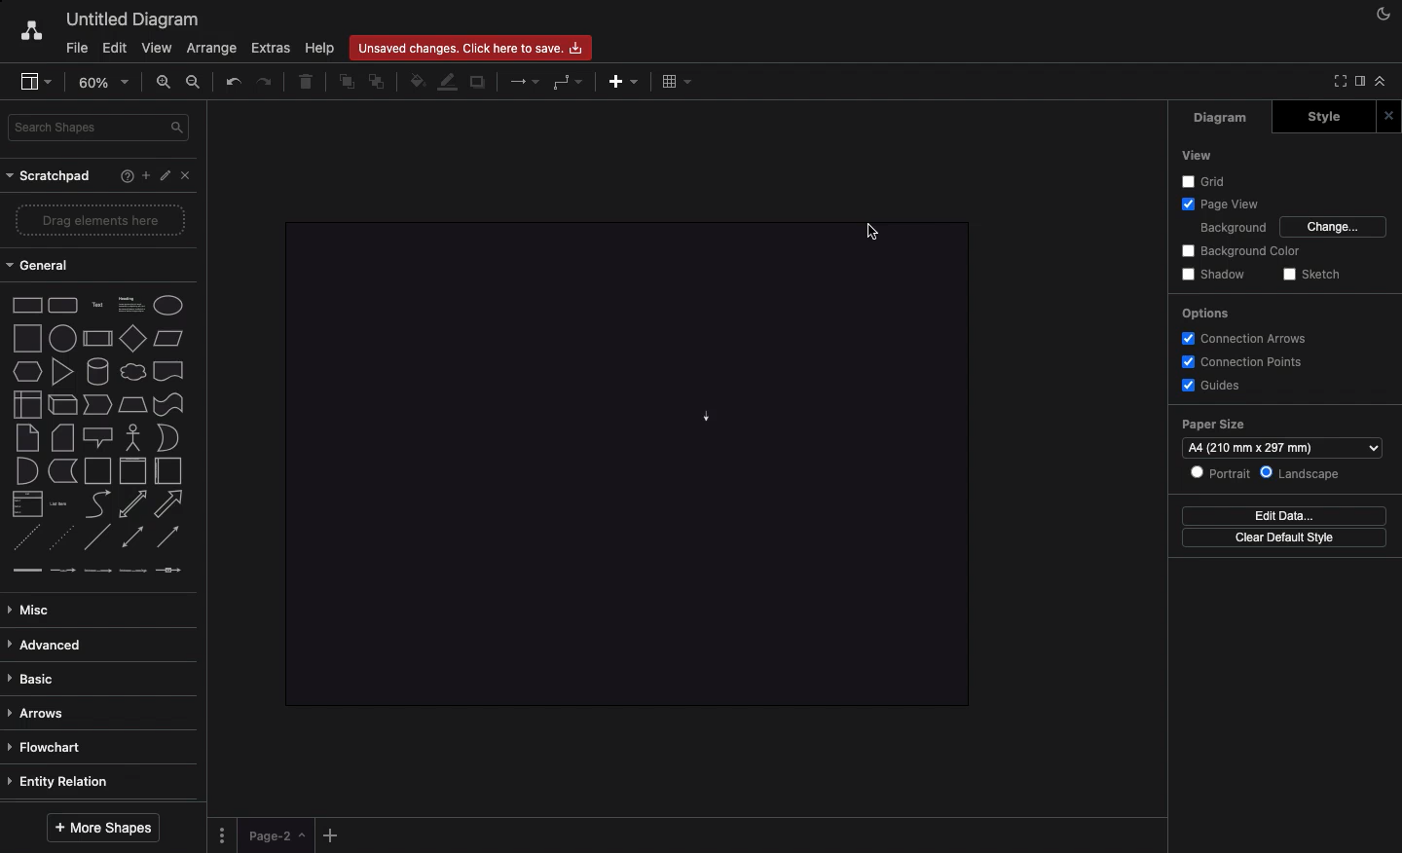 The width and height of the screenshot is (1402, 853). Describe the element at coordinates (186, 175) in the screenshot. I see `Close` at that location.